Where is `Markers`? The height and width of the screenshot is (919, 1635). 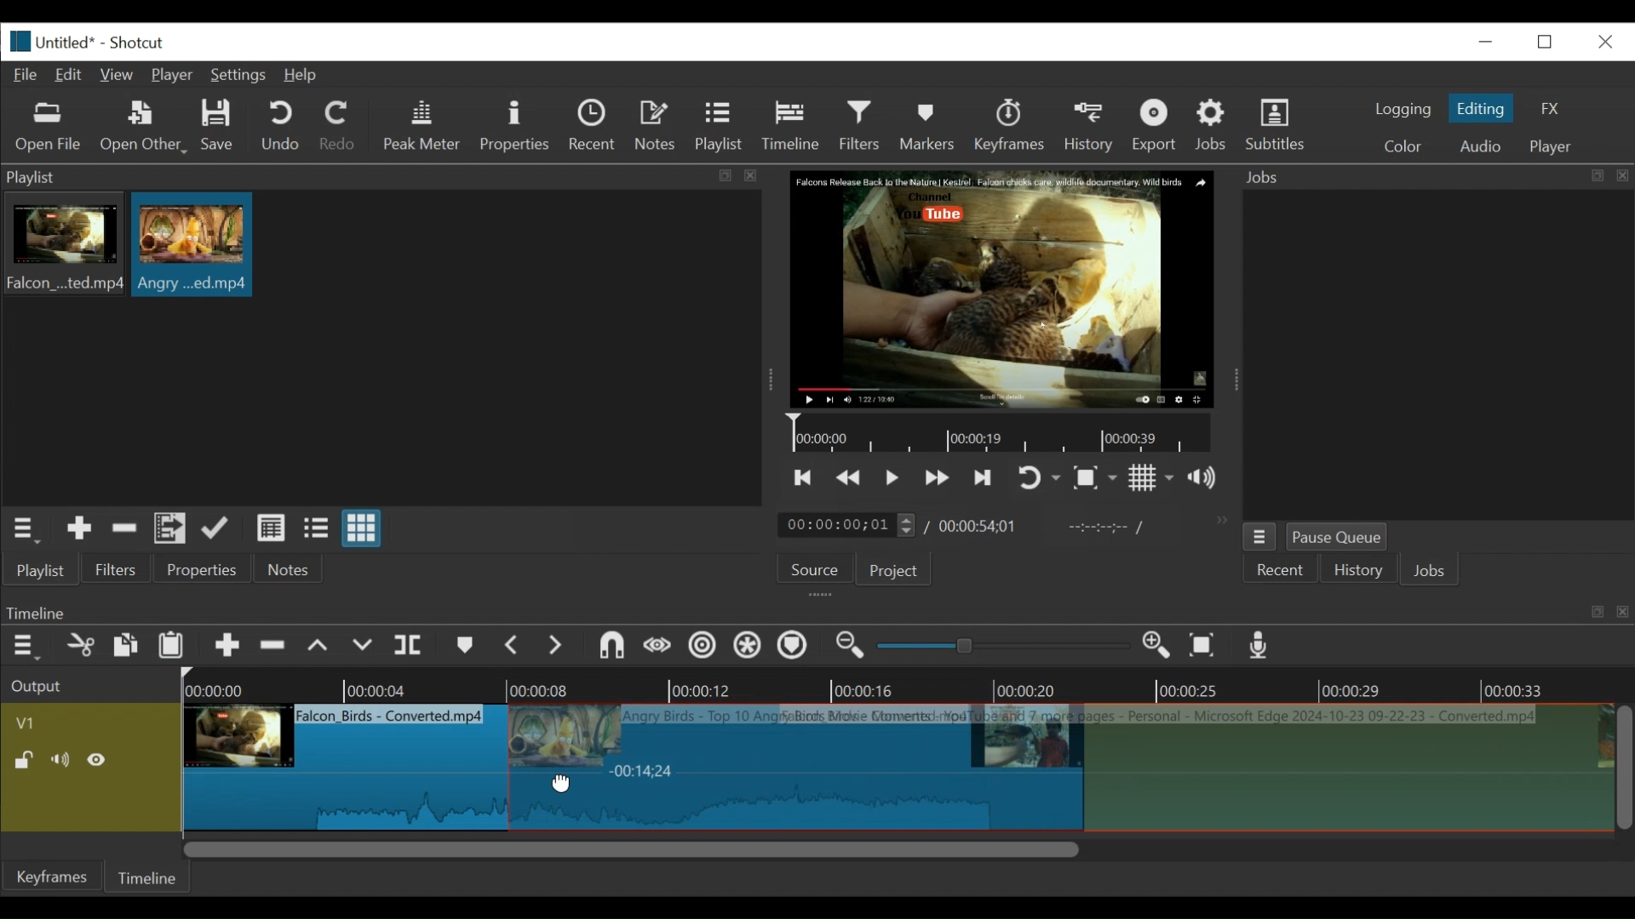 Markers is located at coordinates (931, 125).